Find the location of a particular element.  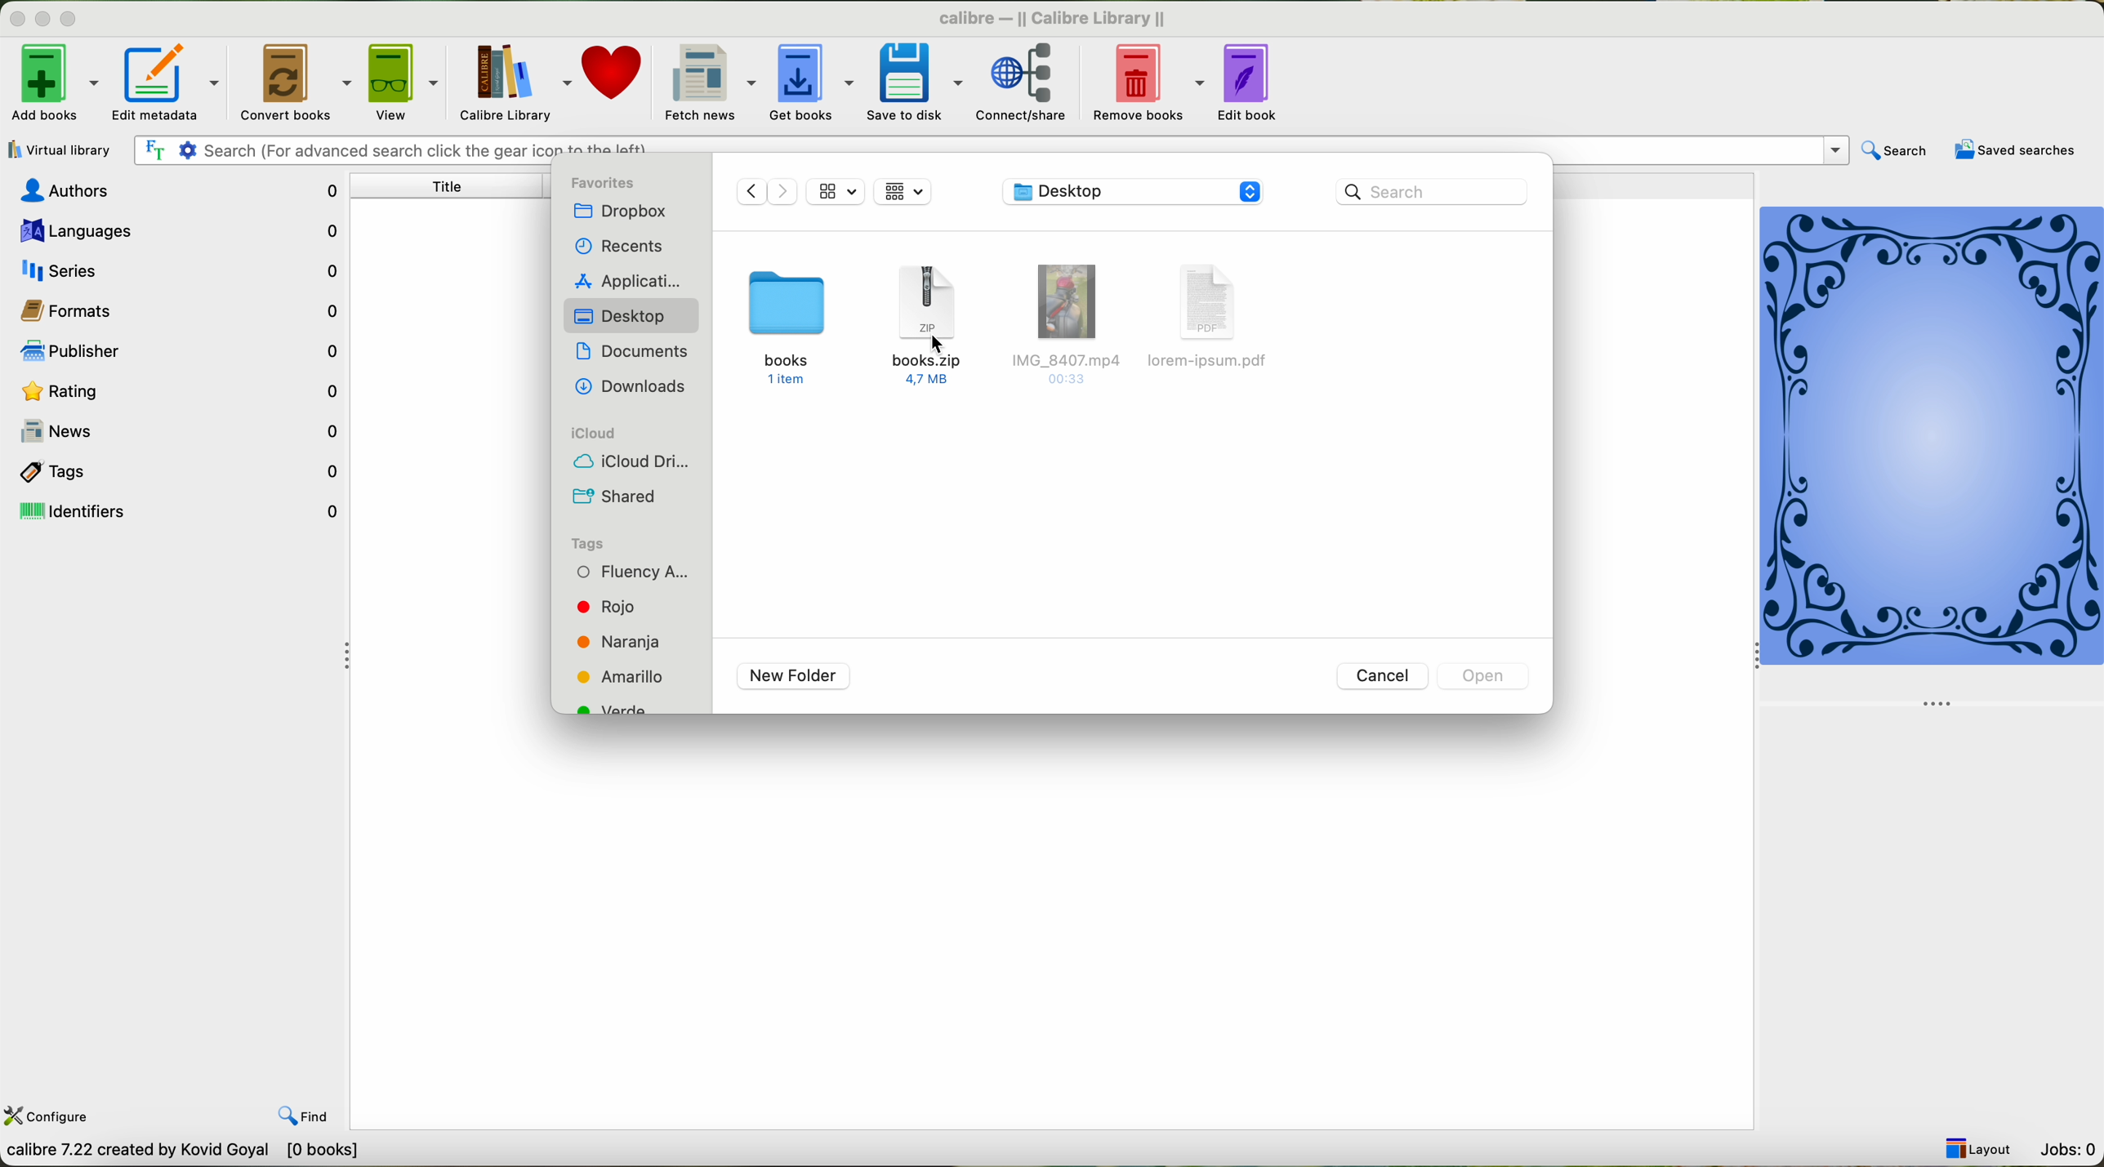

fluency tag is located at coordinates (634, 573).